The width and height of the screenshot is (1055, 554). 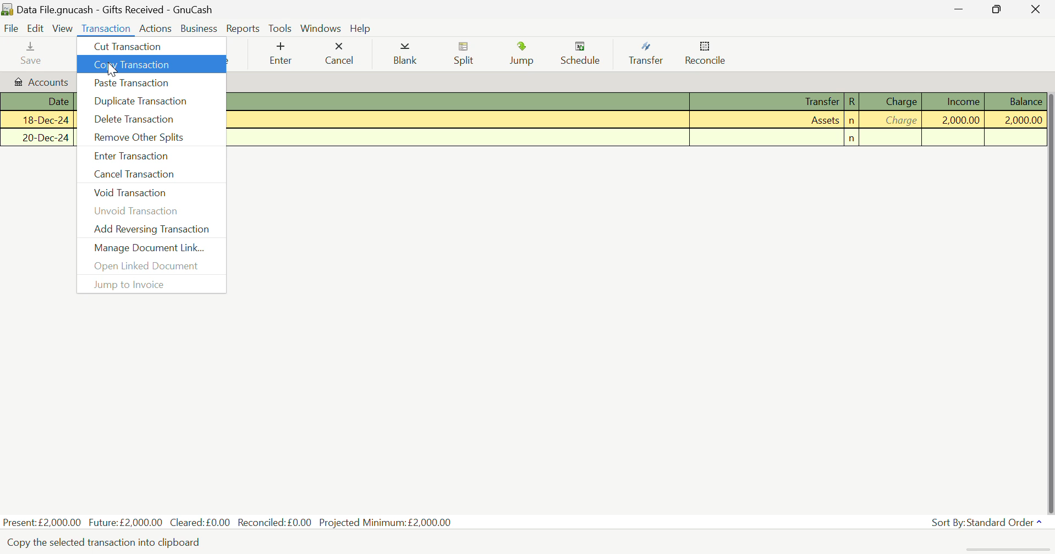 What do you see at coordinates (145, 212) in the screenshot?
I see `Unvoid Transaction` at bounding box center [145, 212].